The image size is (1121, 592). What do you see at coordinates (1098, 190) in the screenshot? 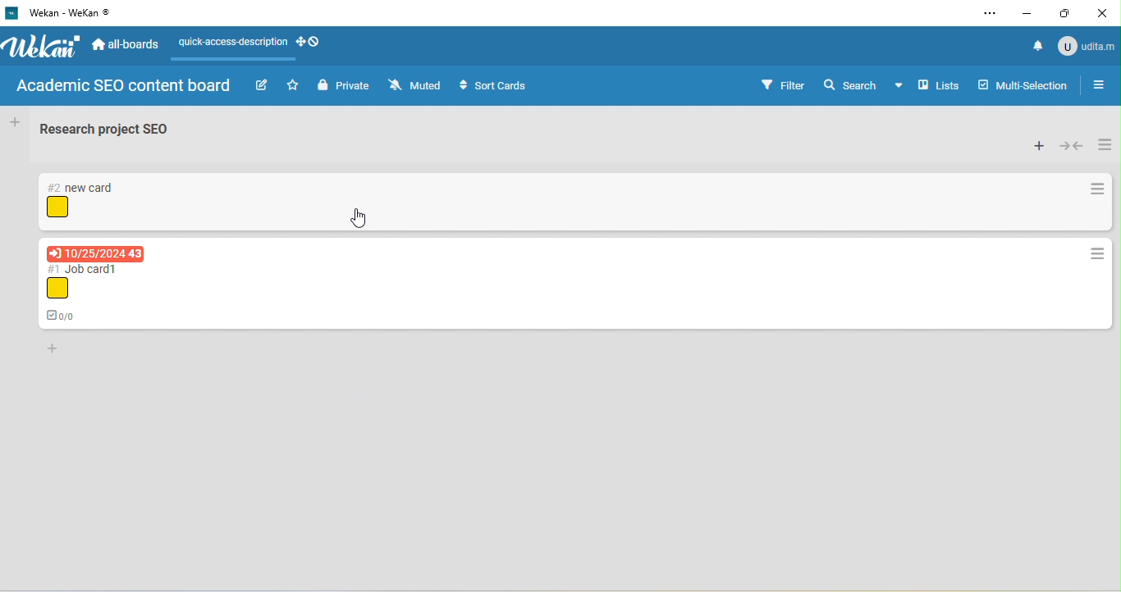
I see `card actions` at bounding box center [1098, 190].